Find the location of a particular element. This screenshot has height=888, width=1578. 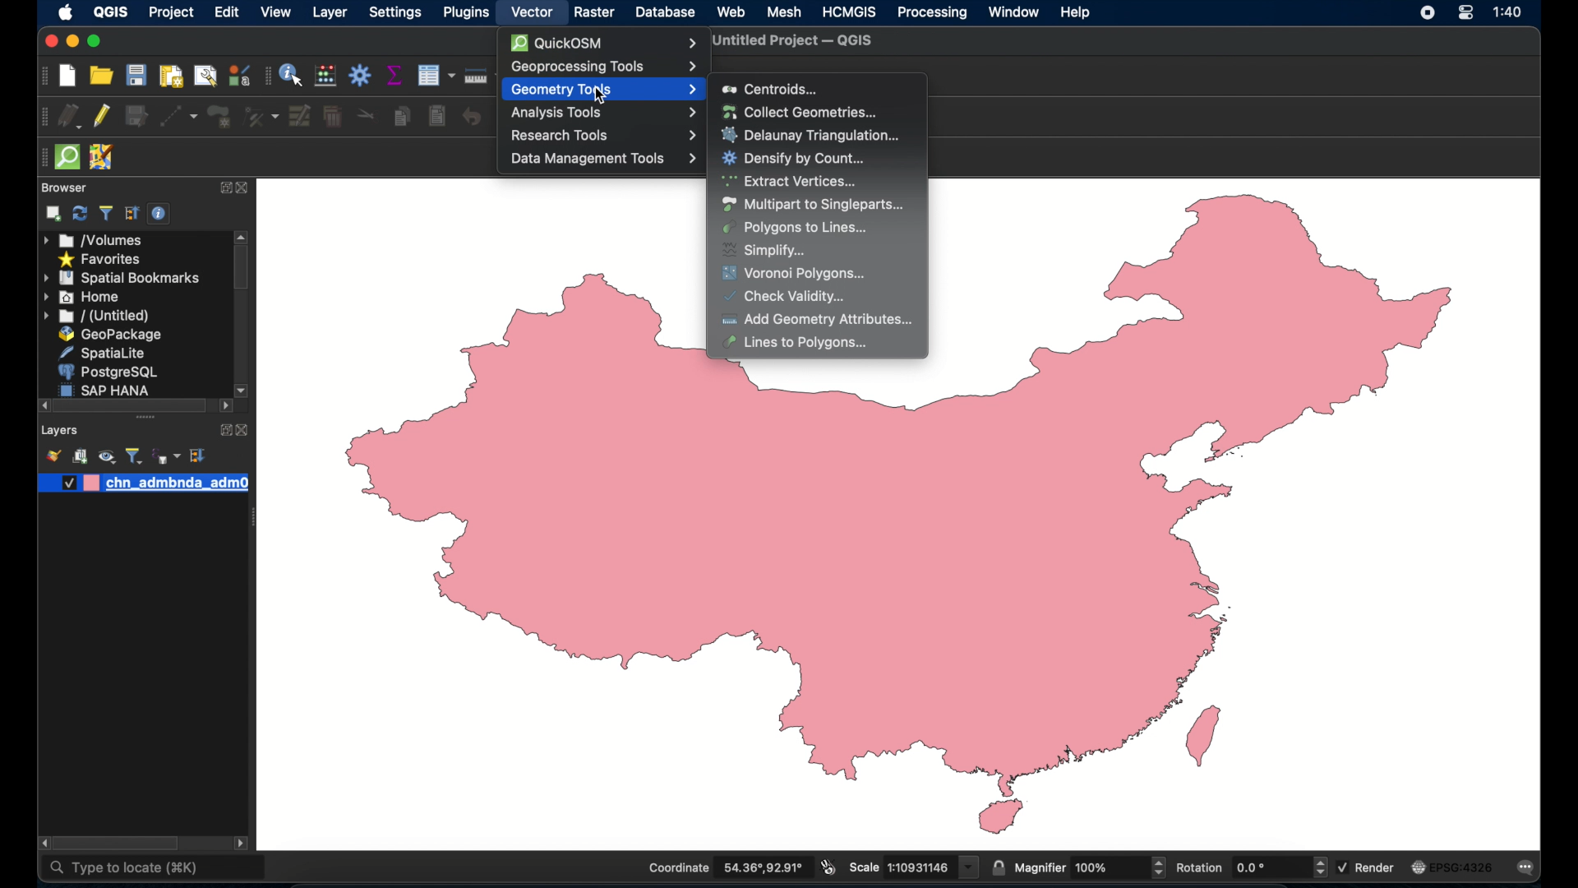

measure line is located at coordinates (479, 75).